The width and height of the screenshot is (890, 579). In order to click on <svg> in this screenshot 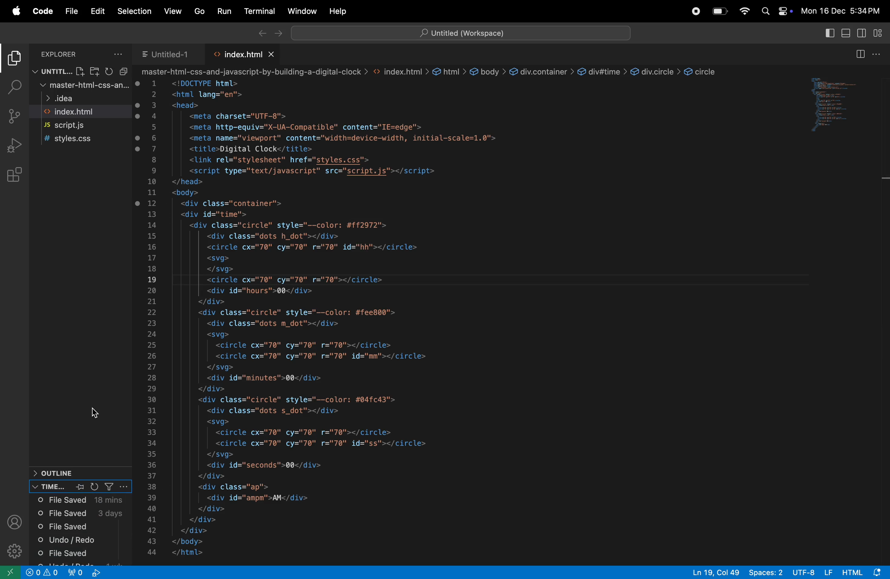, I will do `click(218, 422)`.